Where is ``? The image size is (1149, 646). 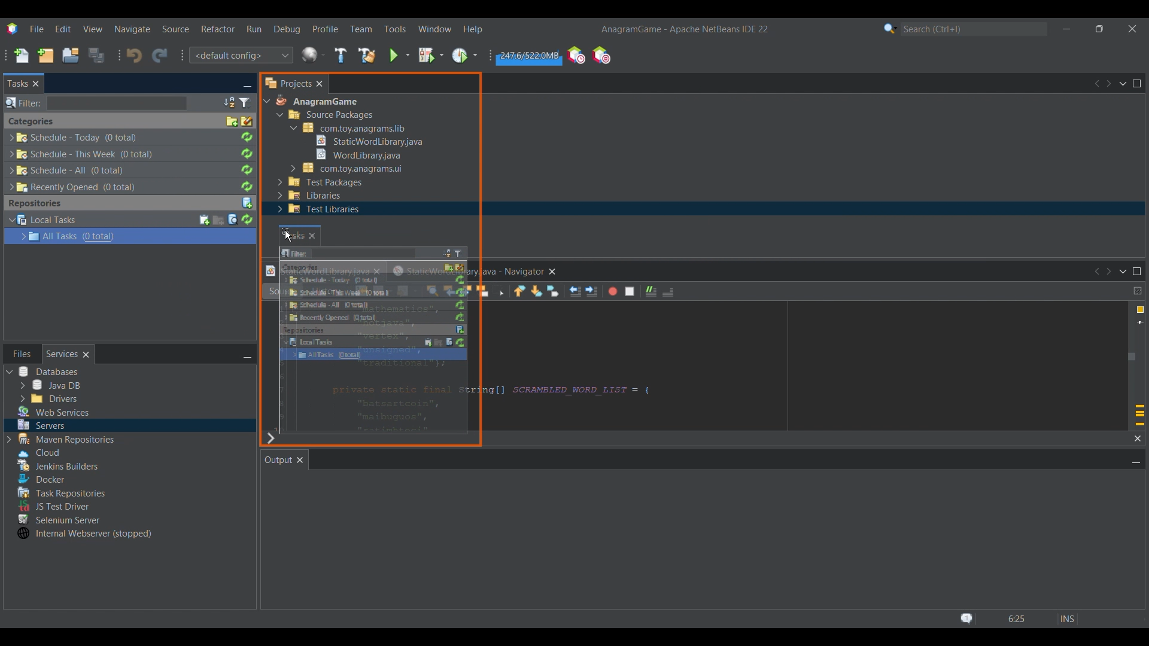  is located at coordinates (518, 272).